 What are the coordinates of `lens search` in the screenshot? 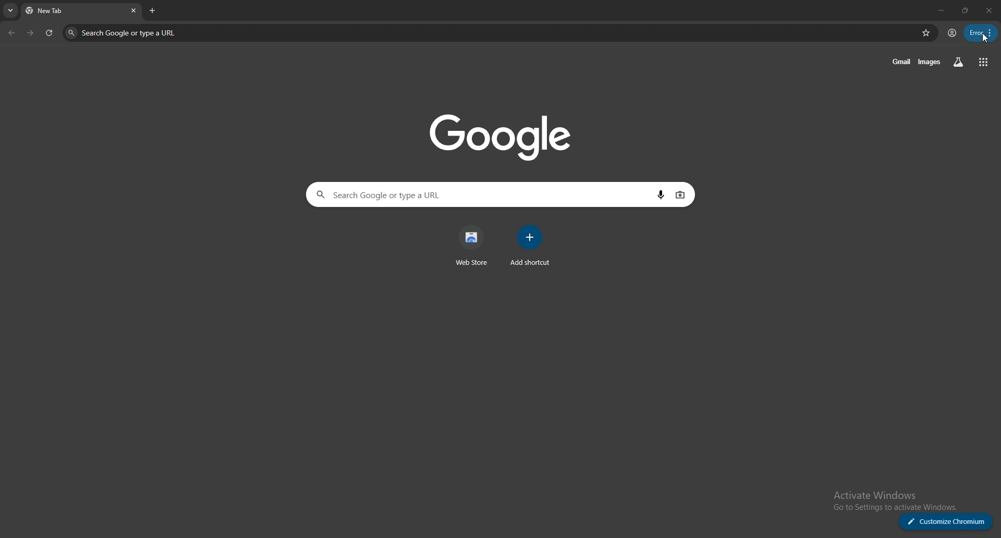 It's located at (680, 194).